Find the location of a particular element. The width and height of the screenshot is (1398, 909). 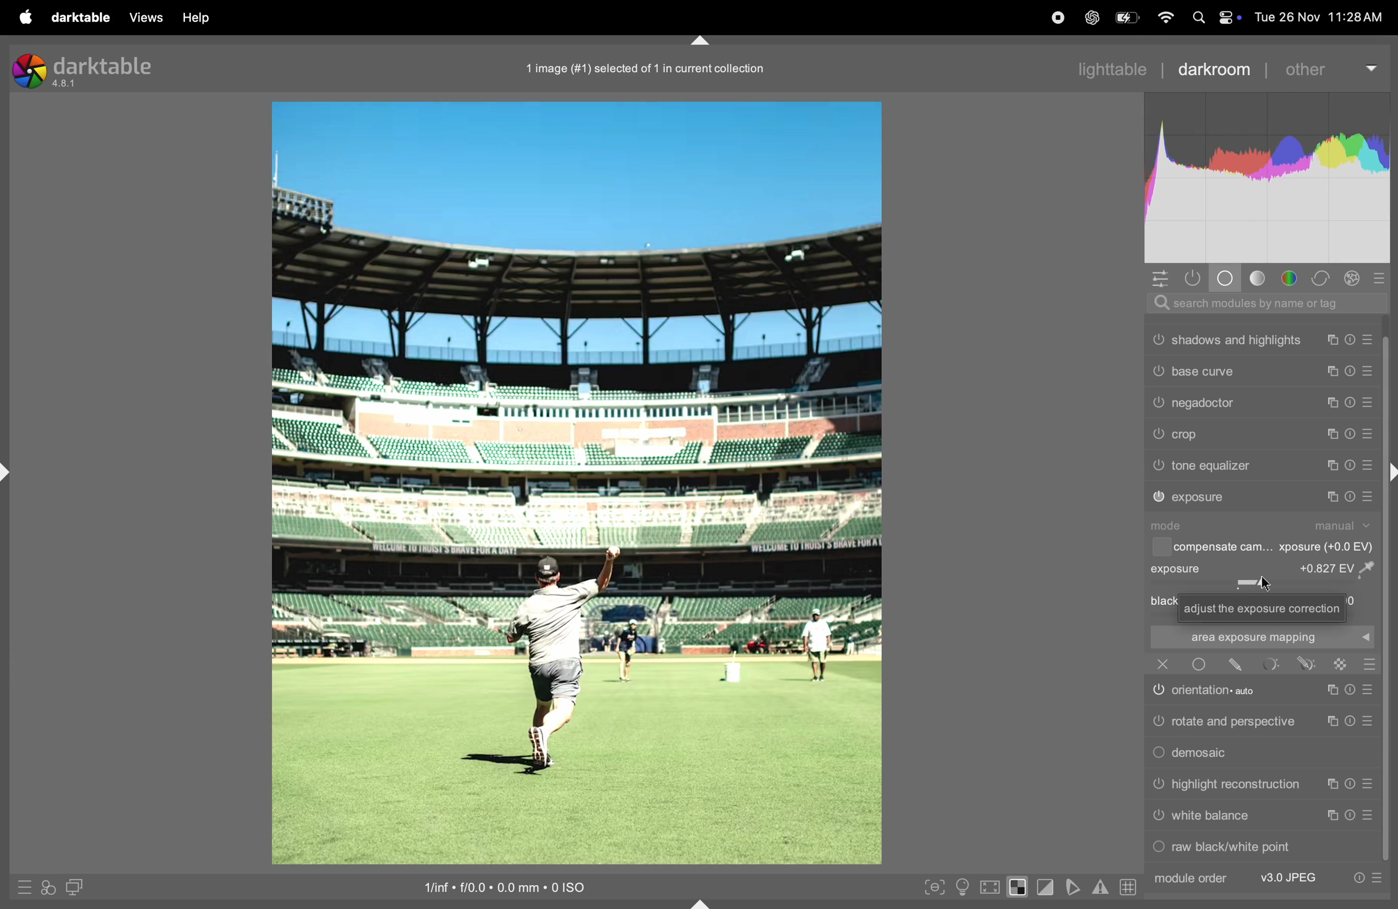

Preset is located at coordinates (1371, 816).